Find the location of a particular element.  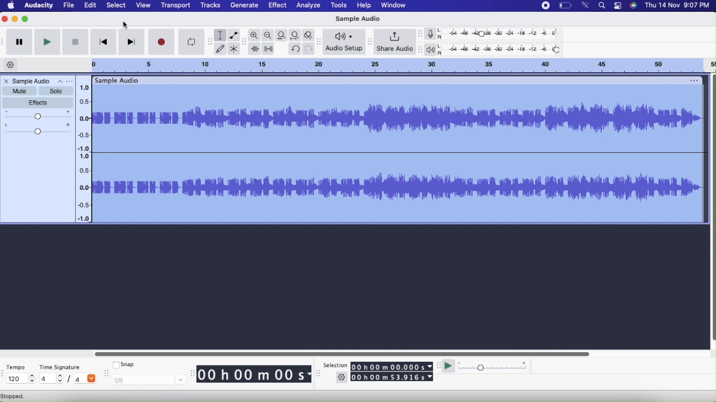

Record meter is located at coordinates (434, 33).